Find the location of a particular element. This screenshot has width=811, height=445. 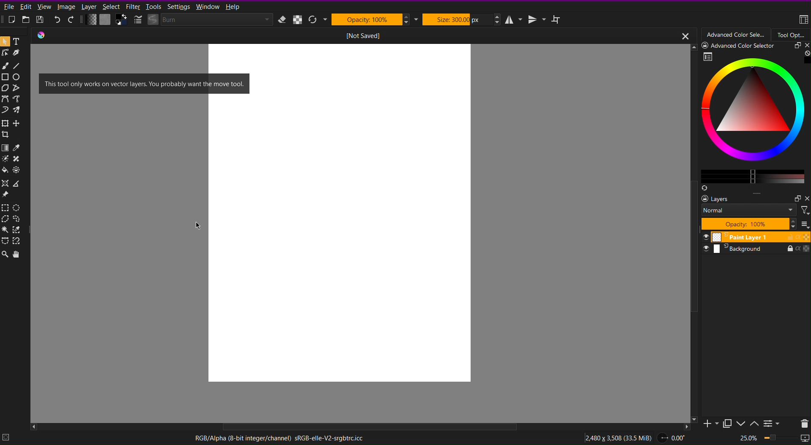

File is located at coordinates (8, 8).